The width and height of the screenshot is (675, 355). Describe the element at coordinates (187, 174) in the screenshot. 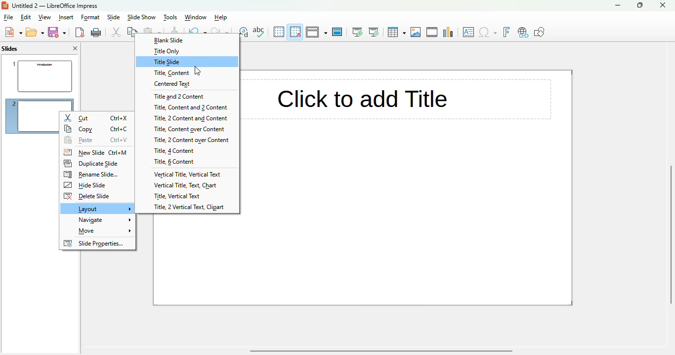

I see `vertical title, vertical text` at that location.